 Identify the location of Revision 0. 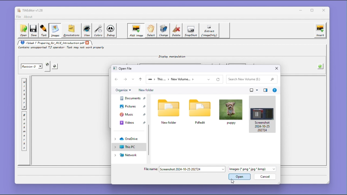
(32, 66).